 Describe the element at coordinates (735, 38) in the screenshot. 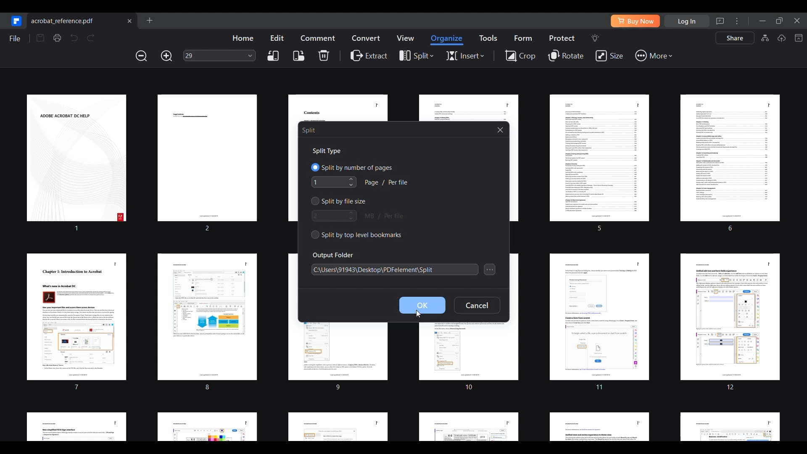

I see `Share` at that location.